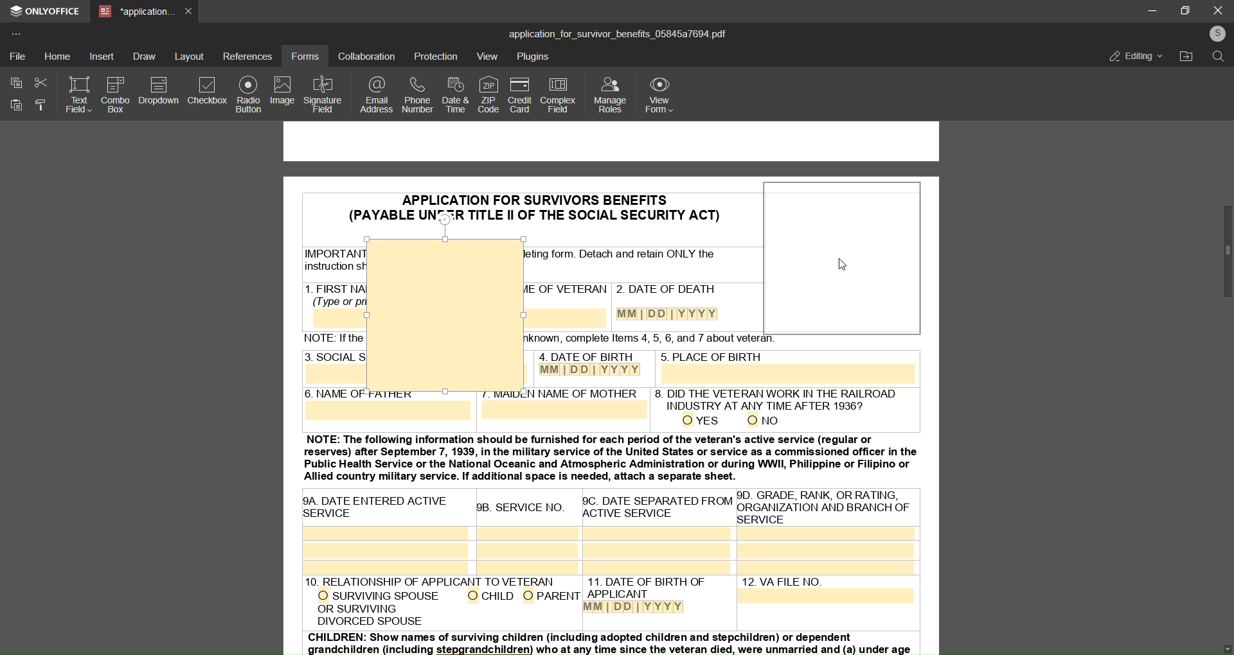  What do you see at coordinates (610, 96) in the screenshot?
I see `manage roles` at bounding box center [610, 96].